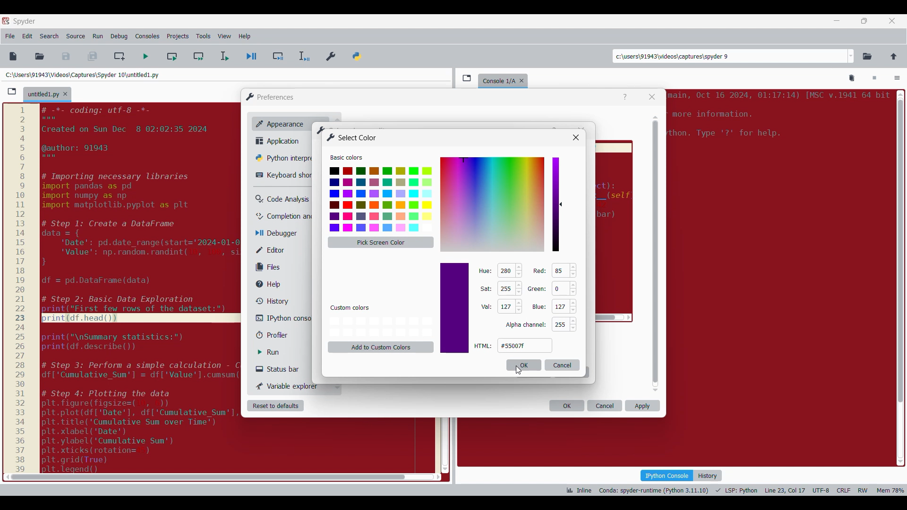  Describe the element at coordinates (708, 476) in the screenshot. I see `History` at that location.